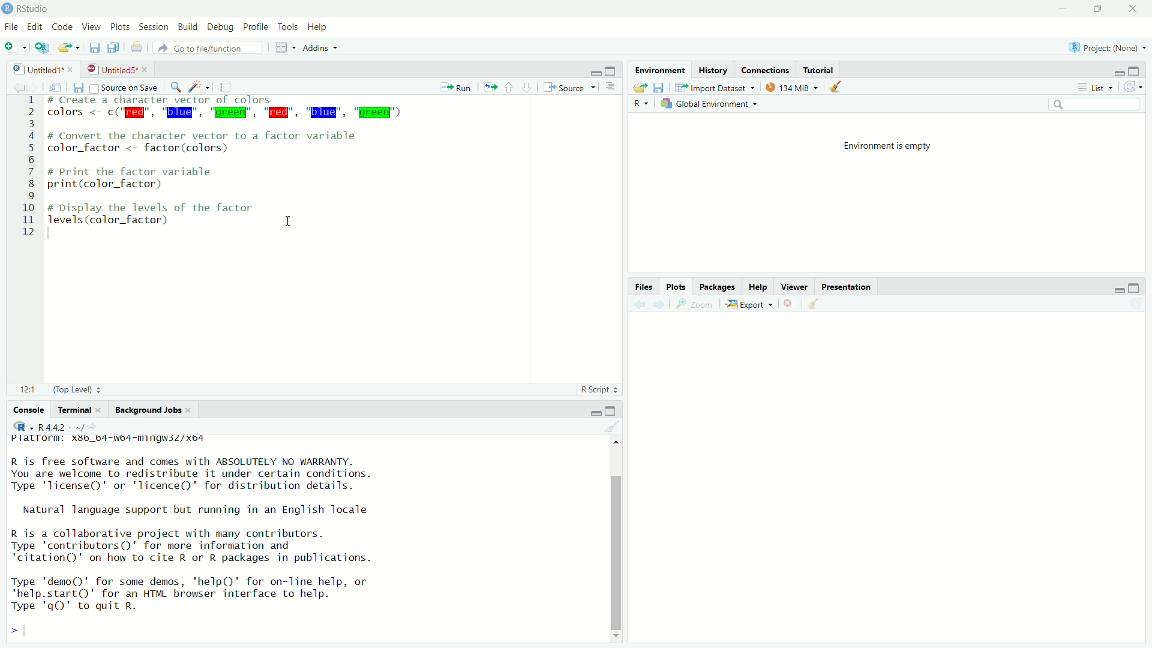 The image size is (1152, 648). What do you see at coordinates (127, 440) in the screenshot?
I see `platform` at bounding box center [127, 440].